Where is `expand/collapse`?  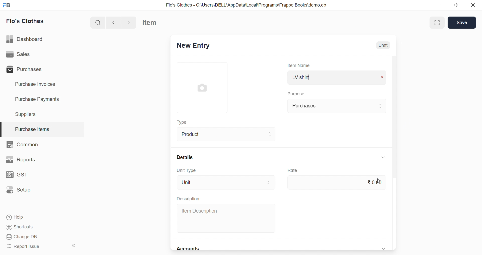 expand/collapse is located at coordinates (384, 157).